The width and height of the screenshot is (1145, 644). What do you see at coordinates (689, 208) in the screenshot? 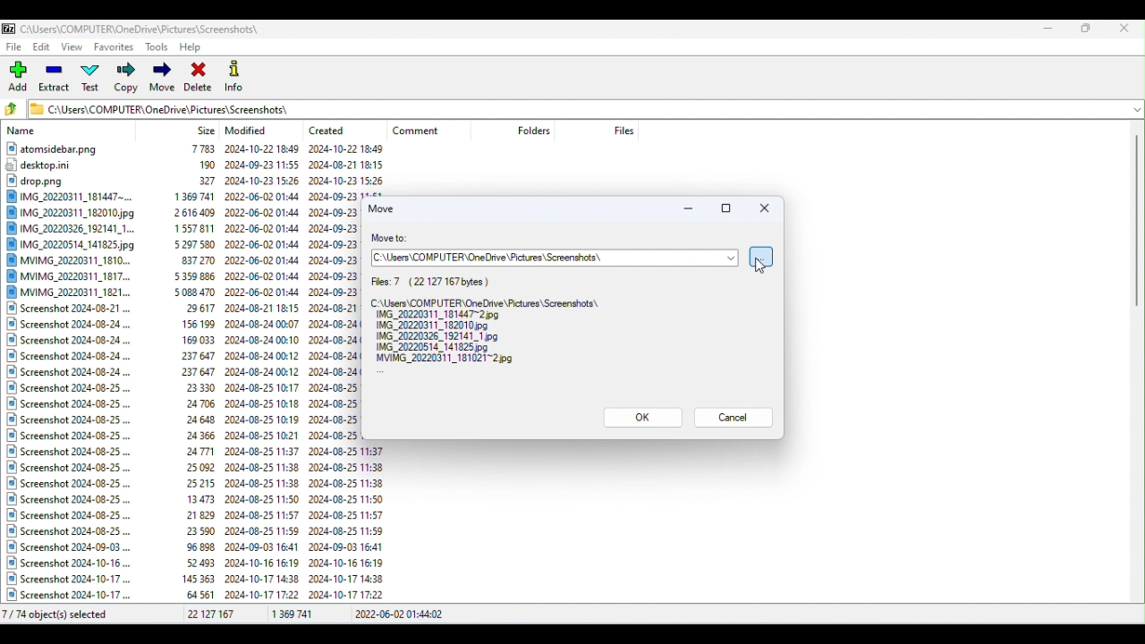
I see `Minimize` at bounding box center [689, 208].